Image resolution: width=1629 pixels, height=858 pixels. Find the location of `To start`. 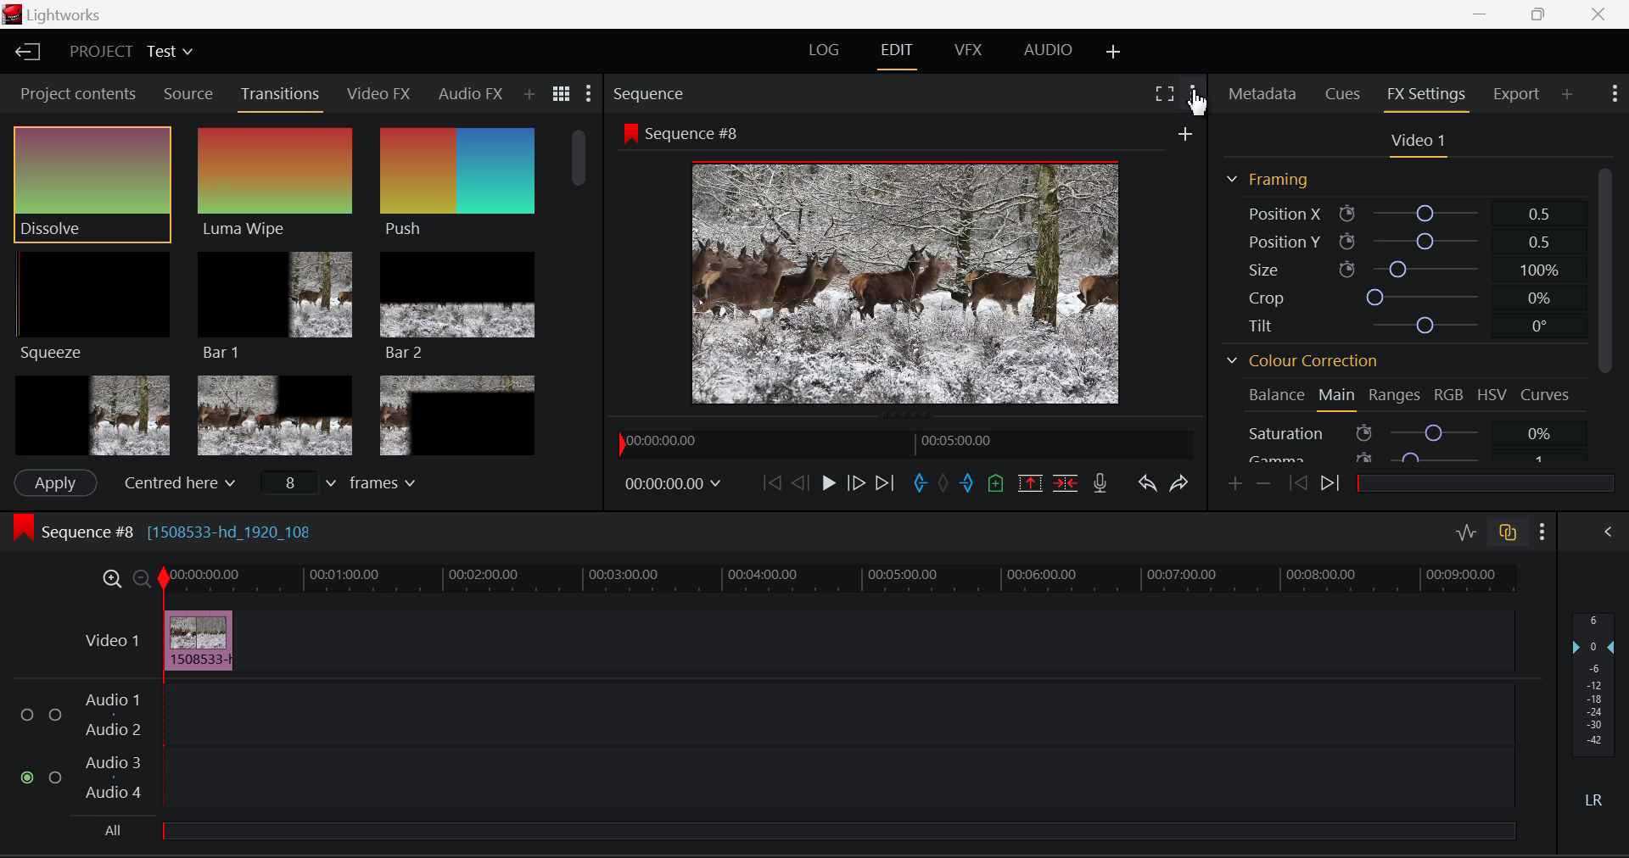

To start is located at coordinates (769, 483).